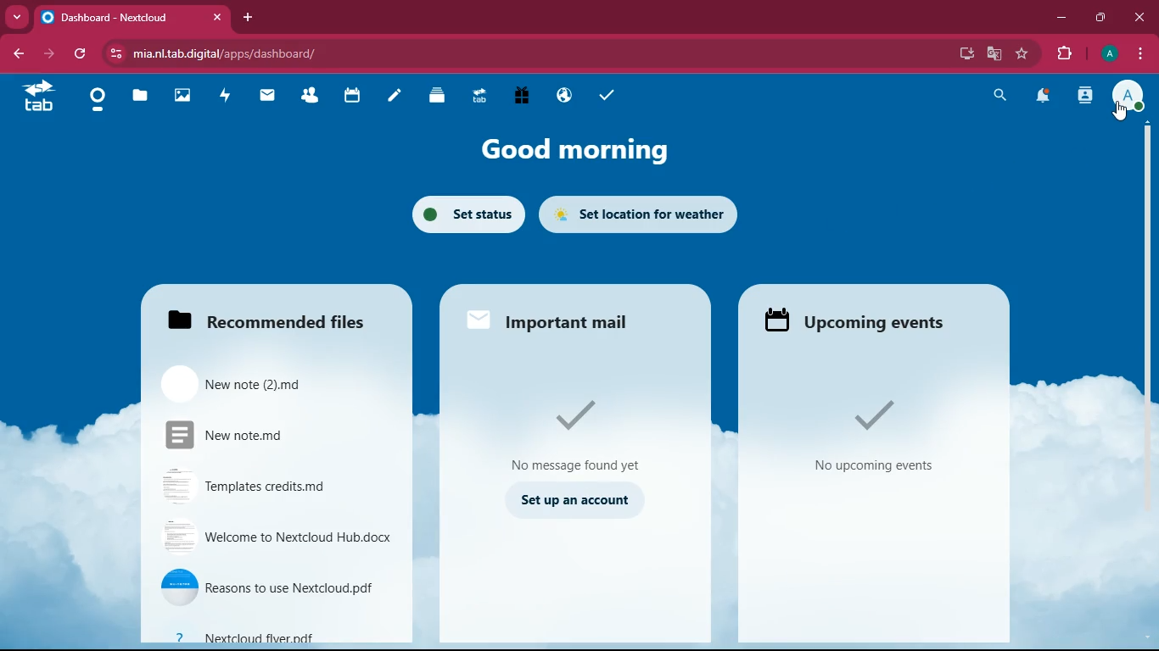 Image resolution: width=1159 pixels, height=651 pixels. What do you see at coordinates (1131, 97) in the screenshot?
I see `profile` at bounding box center [1131, 97].